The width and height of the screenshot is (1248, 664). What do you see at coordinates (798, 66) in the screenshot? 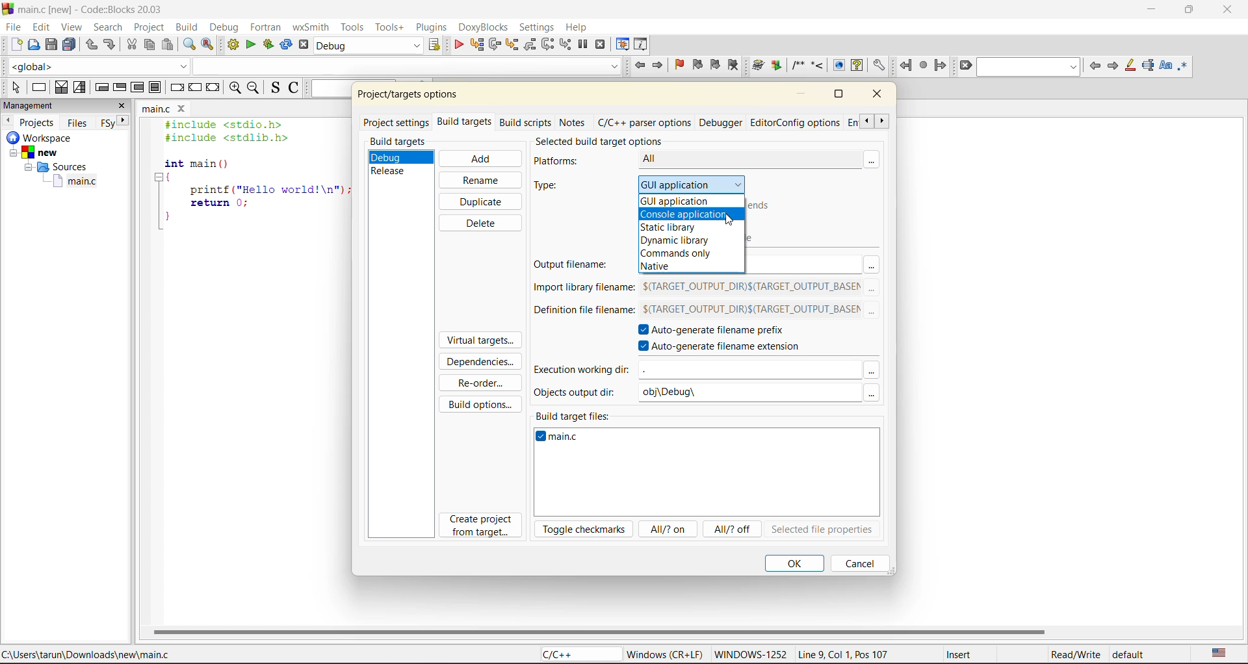
I see `Insert a comment block at the current line` at bounding box center [798, 66].